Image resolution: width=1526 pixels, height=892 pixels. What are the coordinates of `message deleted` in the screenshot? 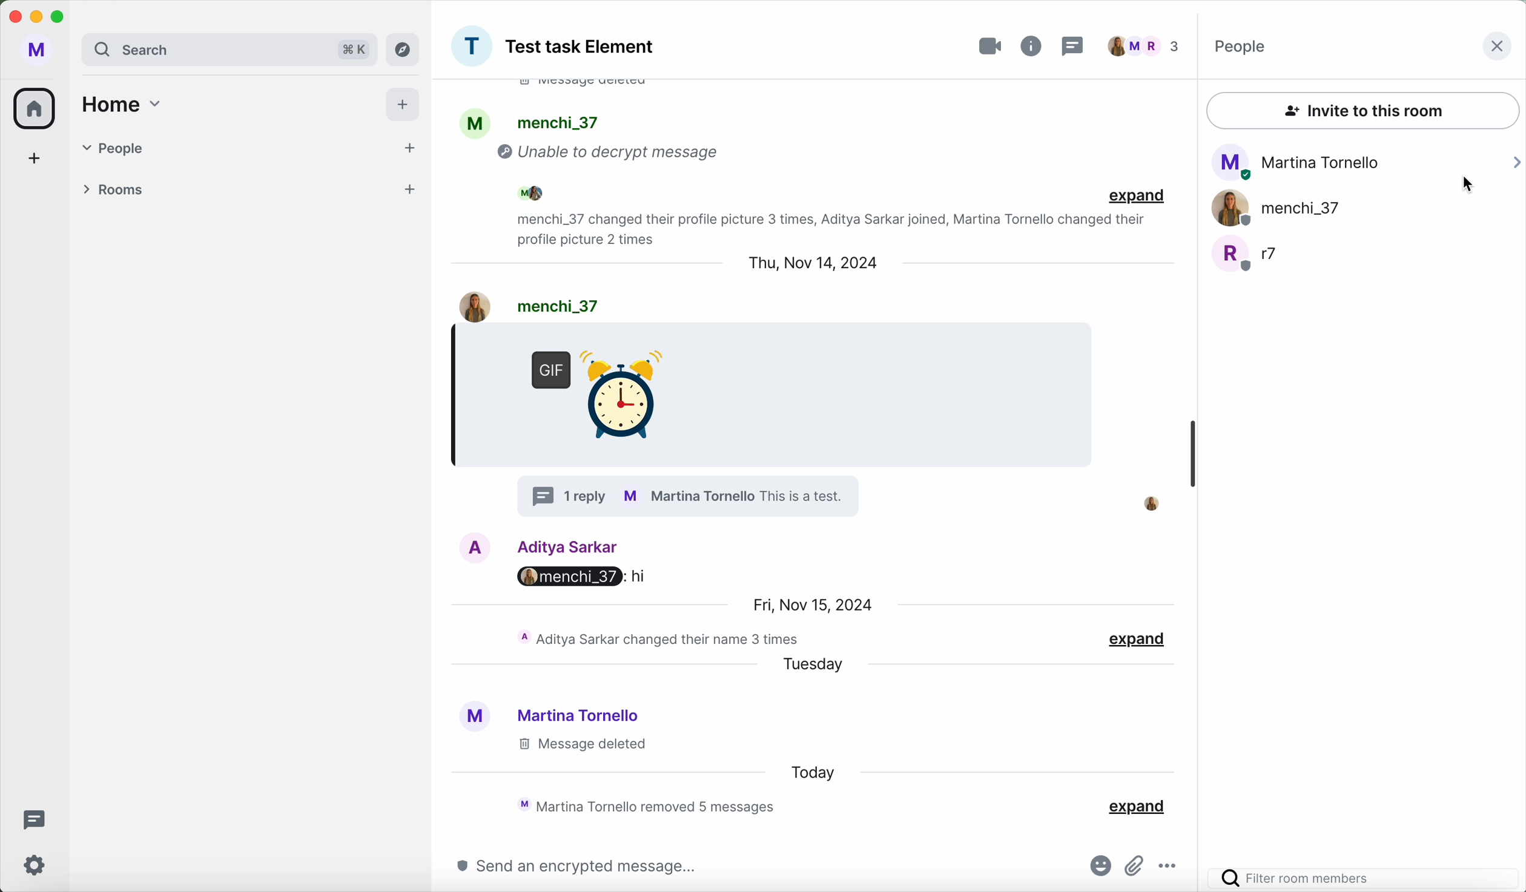 It's located at (596, 88).